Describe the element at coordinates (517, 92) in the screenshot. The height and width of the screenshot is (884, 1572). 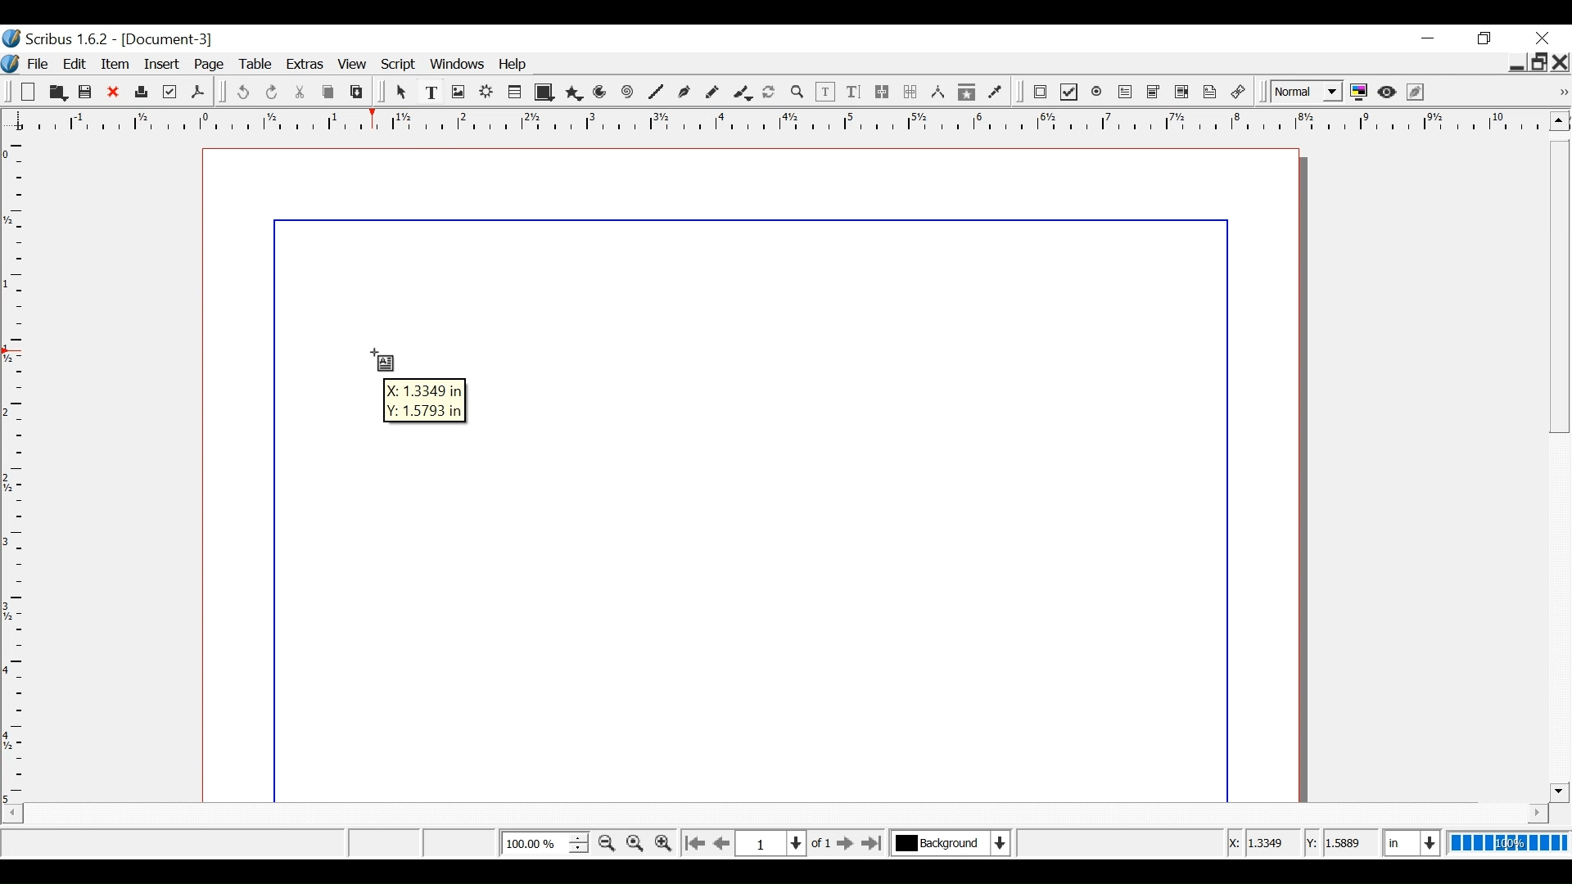
I see `Table` at that location.